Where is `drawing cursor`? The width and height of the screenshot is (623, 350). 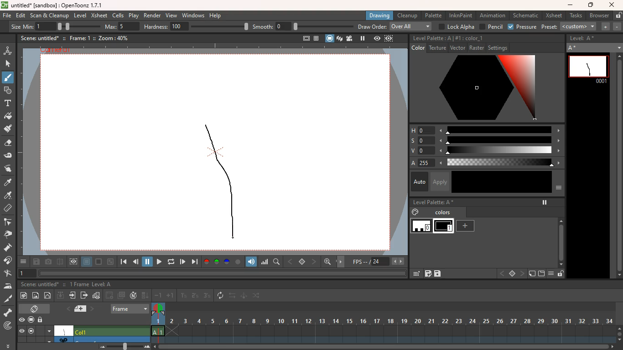
drawing cursor is located at coordinates (232, 236).